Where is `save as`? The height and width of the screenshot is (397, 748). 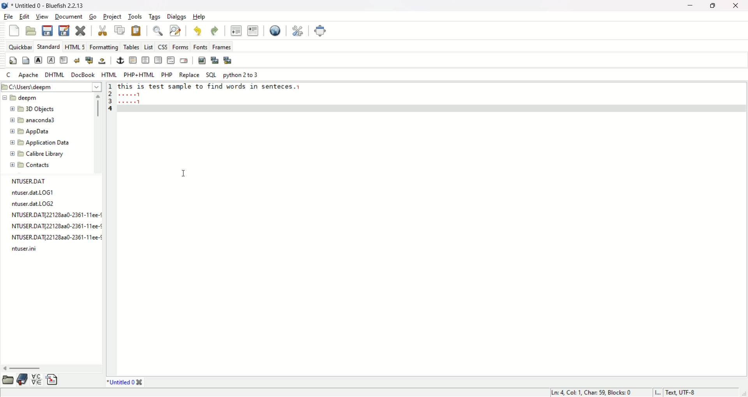 save as is located at coordinates (64, 30).